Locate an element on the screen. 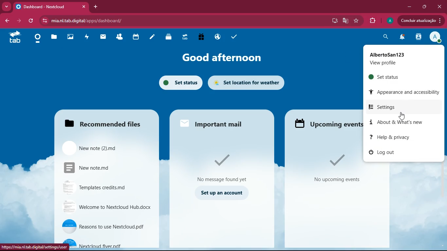 The height and width of the screenshot is (251, 447). refresh is located at coordinates (32, 20).